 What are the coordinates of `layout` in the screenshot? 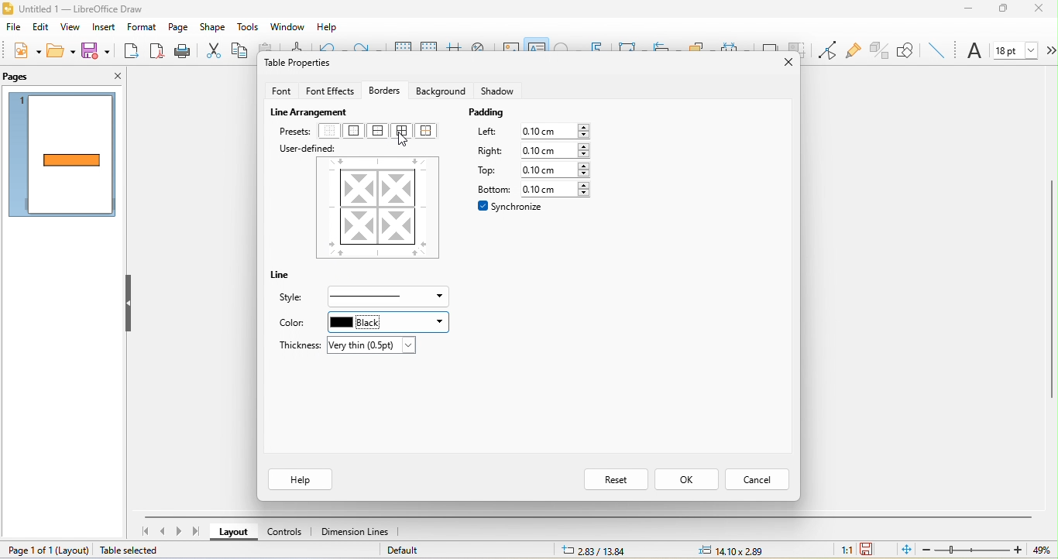 It's located at (234, 532).